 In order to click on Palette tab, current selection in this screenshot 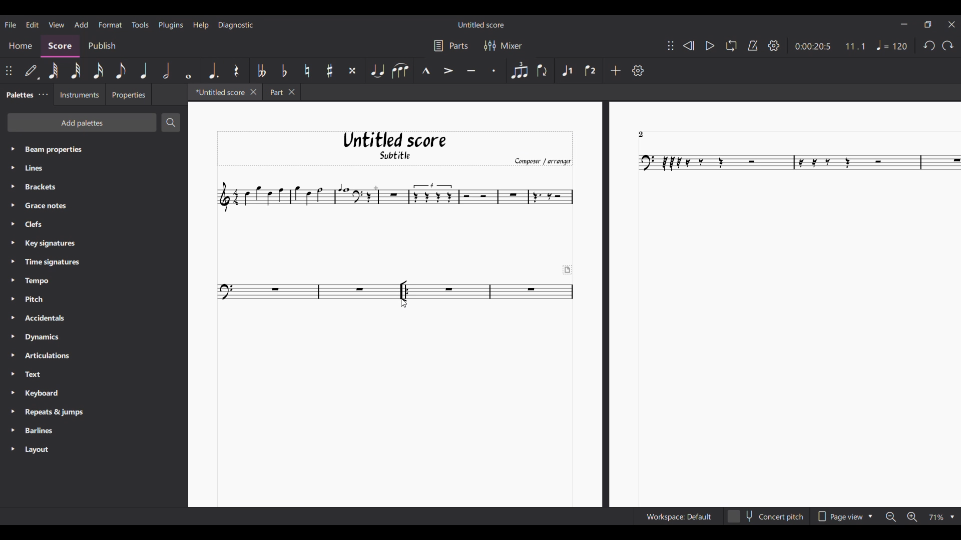, I will do `click(18, 95)`.